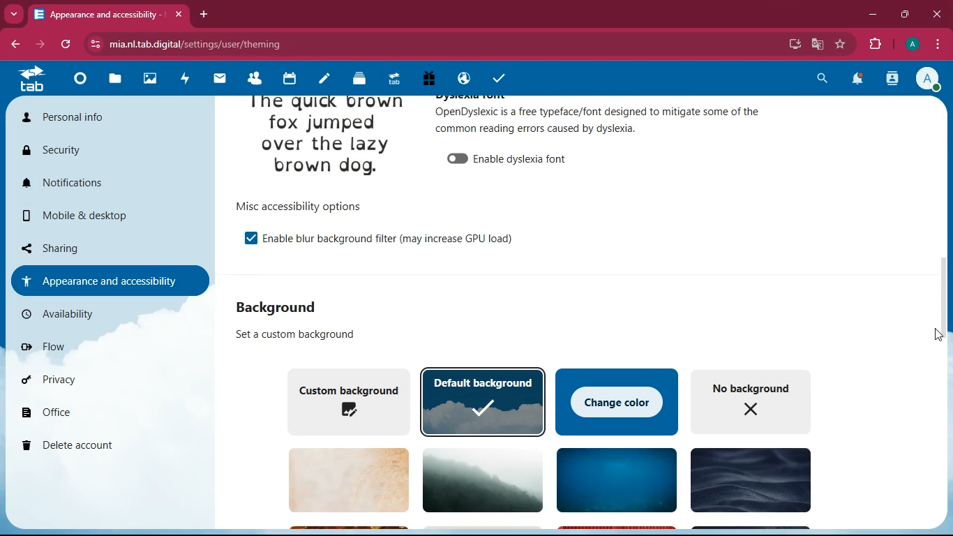  Describe the element at coordinates (218, 80) in the screenshot. I see `mail` at that location.